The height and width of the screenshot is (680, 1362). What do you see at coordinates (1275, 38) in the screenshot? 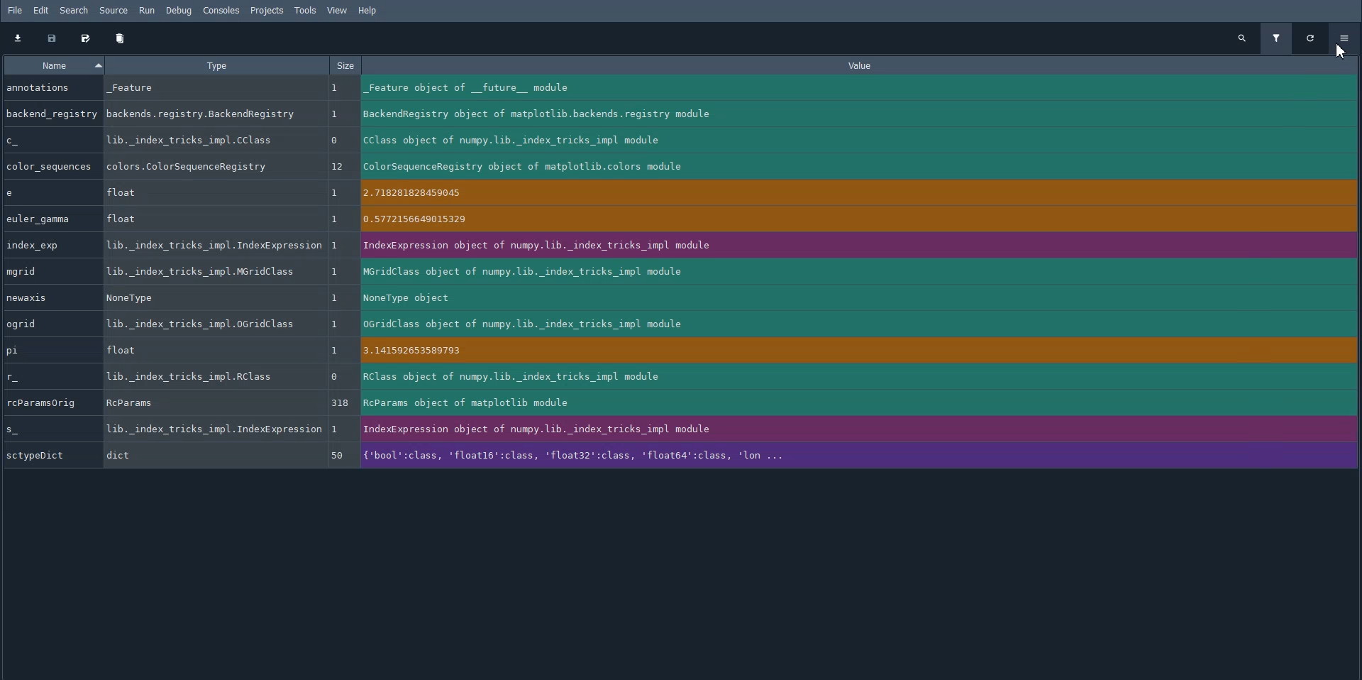
I see `Filter variables` at bounding box center [1275, 38].